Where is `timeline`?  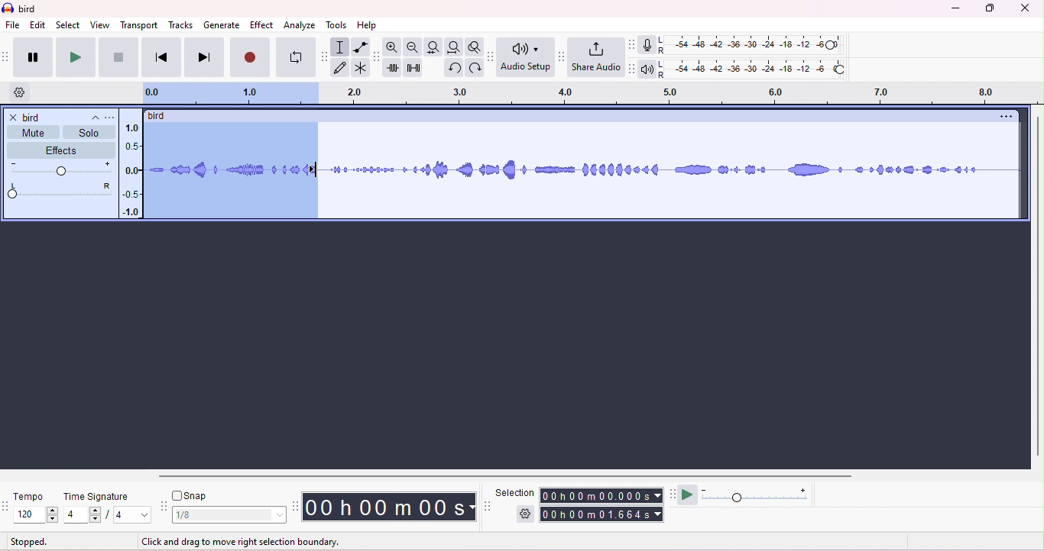 timeline is located at coordinates (587, 92).